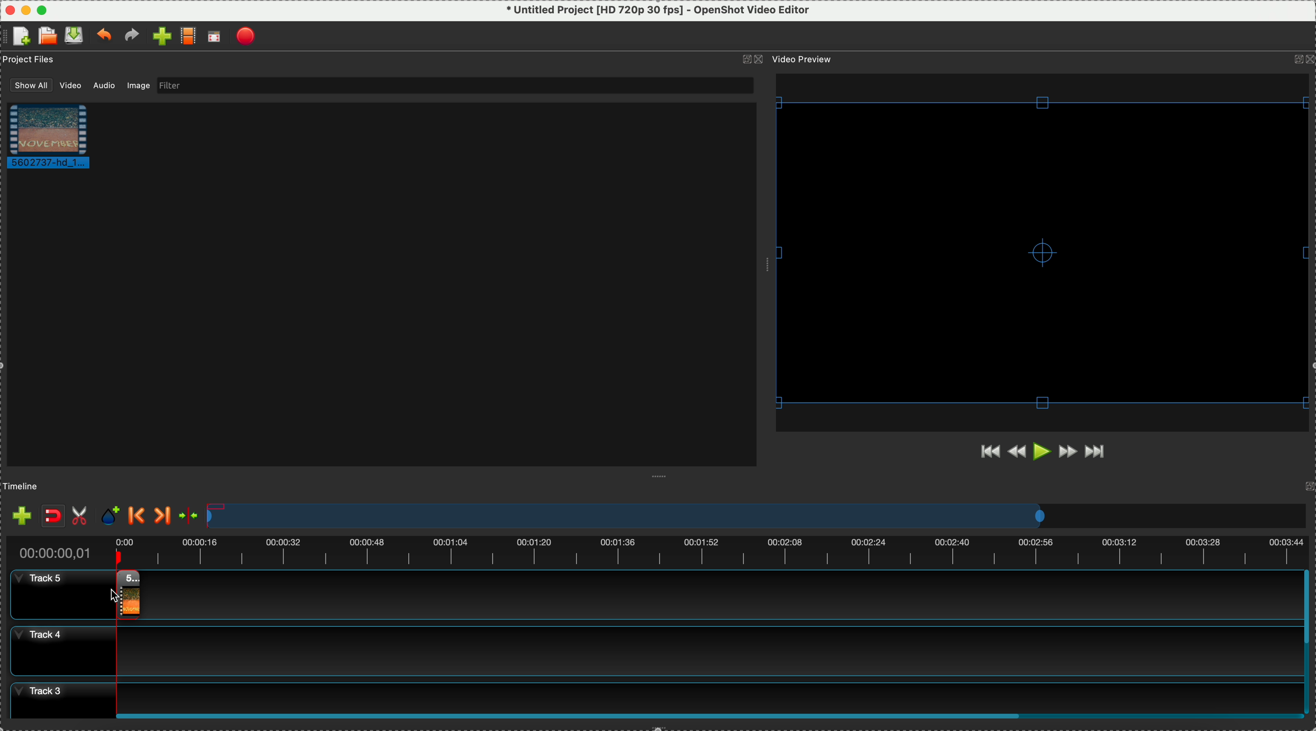 The image size is (1316, 731). Describe the element at coordinates (216, 37) in the screenshot. I see `full screen` at that location.